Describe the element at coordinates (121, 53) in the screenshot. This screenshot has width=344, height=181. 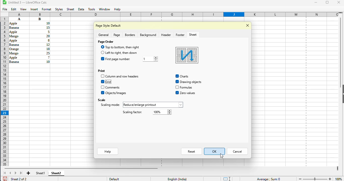
I see `left to right, then down` at that location.